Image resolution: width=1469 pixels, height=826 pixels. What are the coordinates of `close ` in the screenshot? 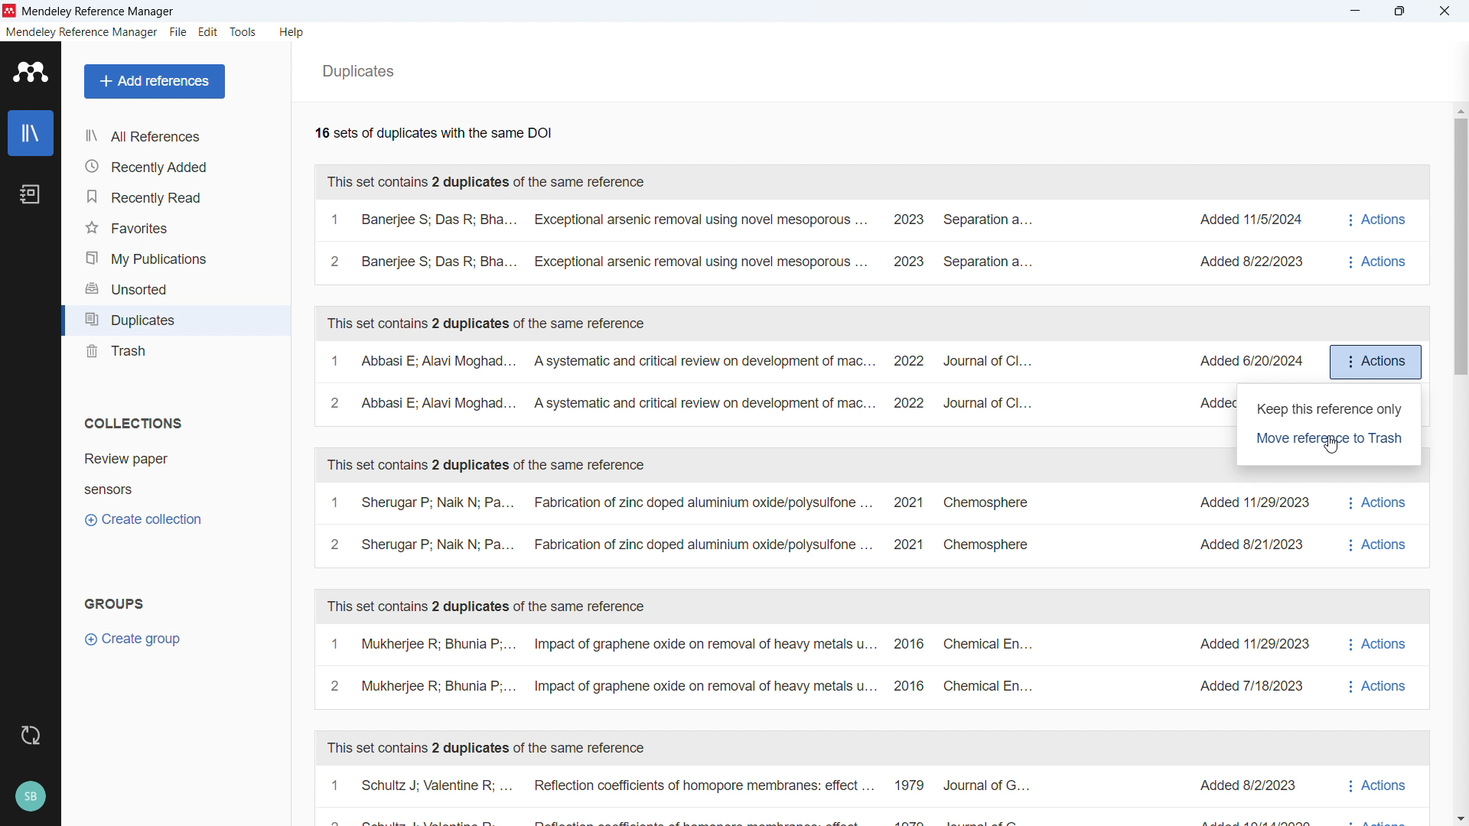 It's located at (1444, 11).